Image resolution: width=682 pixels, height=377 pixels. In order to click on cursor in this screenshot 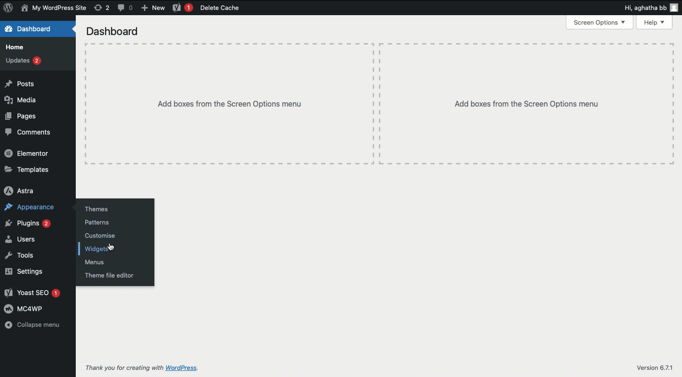, I will do `click(114, 246)`.